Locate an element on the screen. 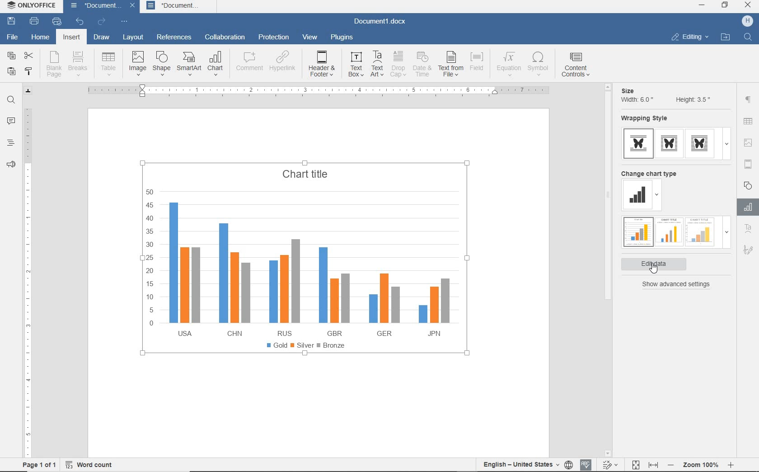  comments is located at coordinates (11, 122).